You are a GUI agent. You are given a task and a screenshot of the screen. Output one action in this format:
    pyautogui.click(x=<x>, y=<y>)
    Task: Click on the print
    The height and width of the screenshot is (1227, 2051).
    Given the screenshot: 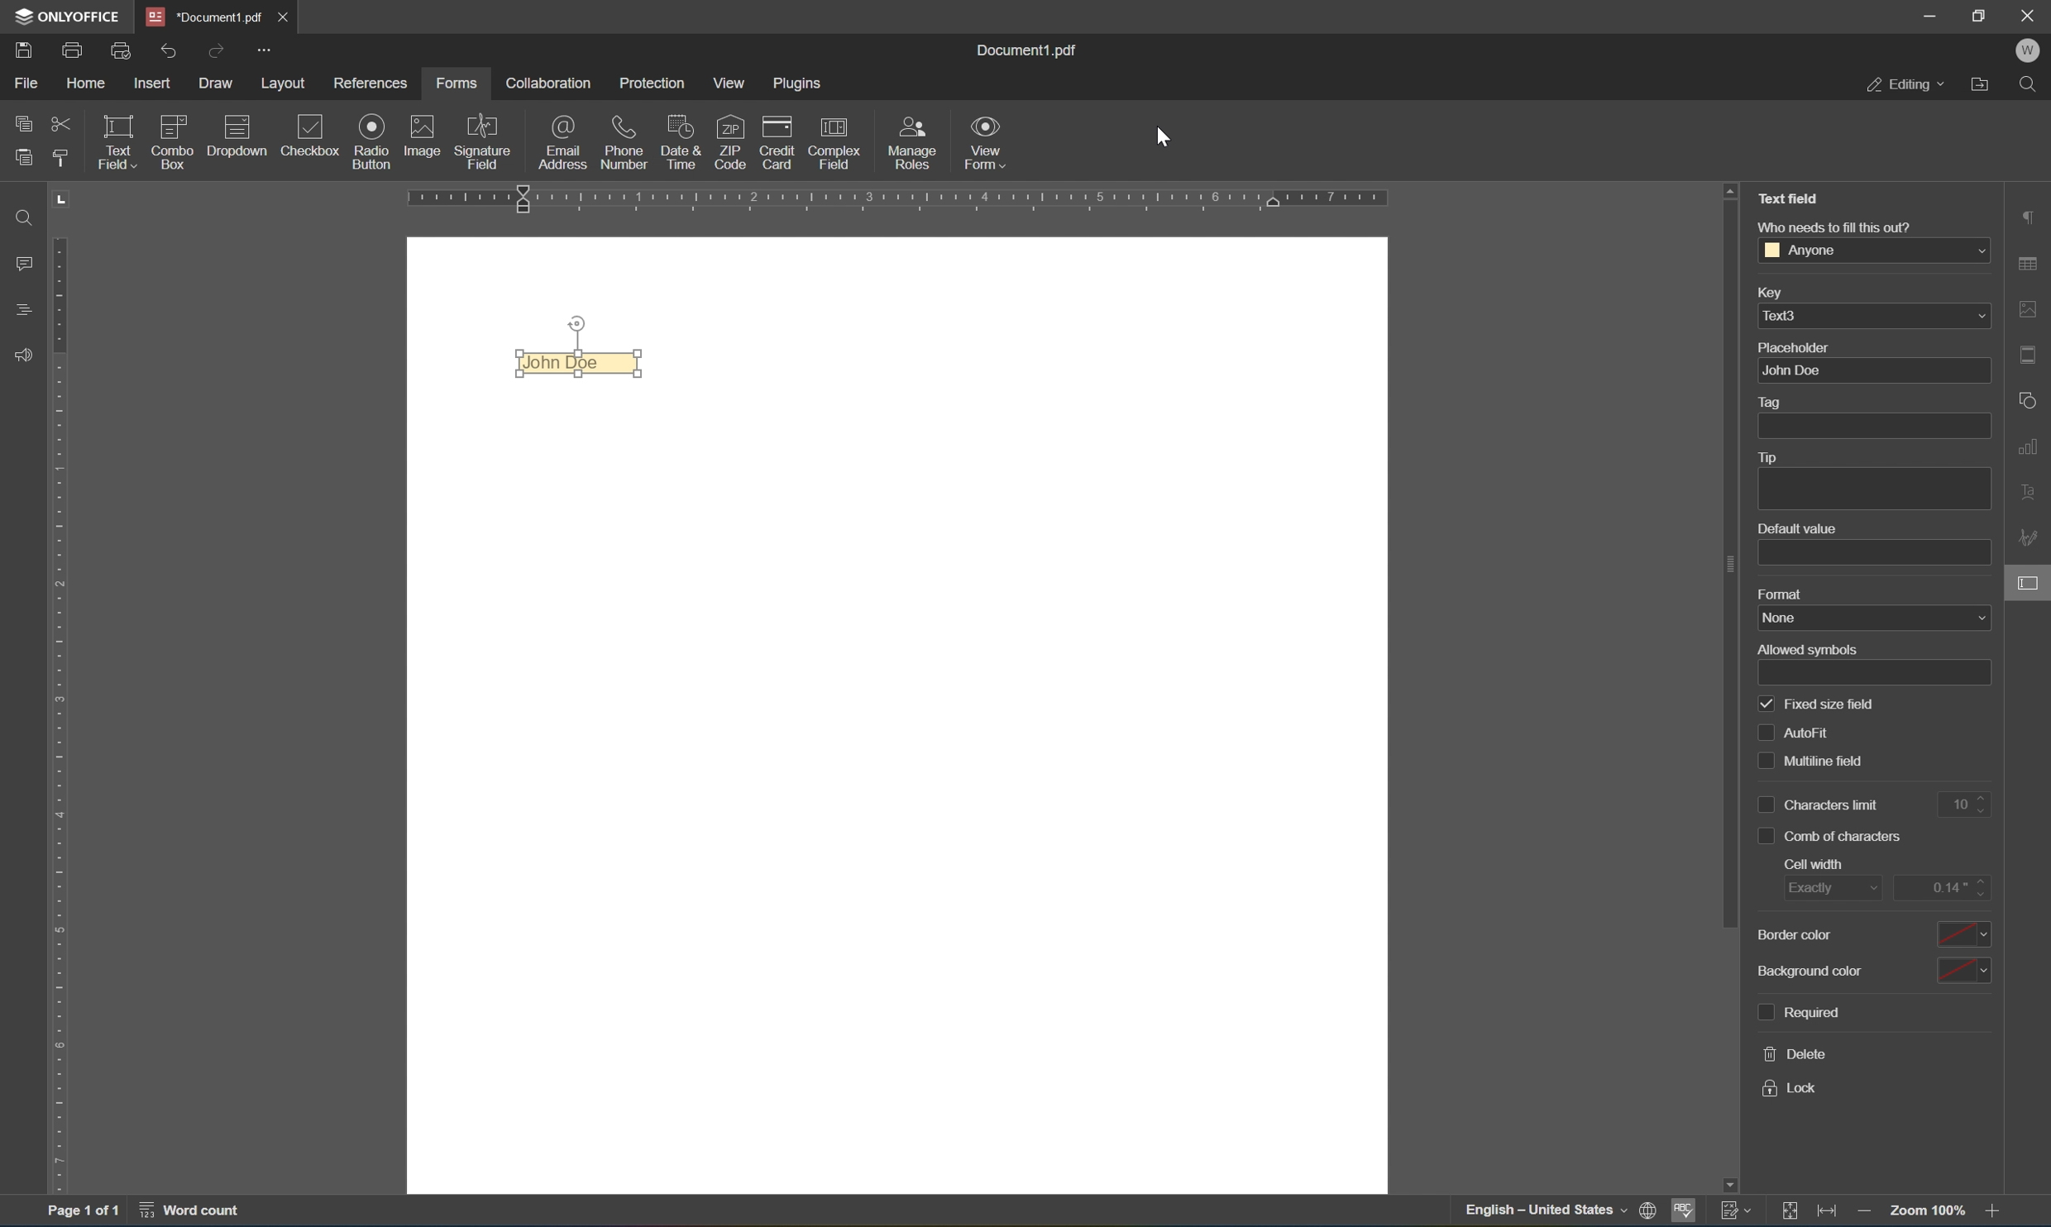 What is the action you would take?
    pyautogui.click(x=1644, y=1209)
    